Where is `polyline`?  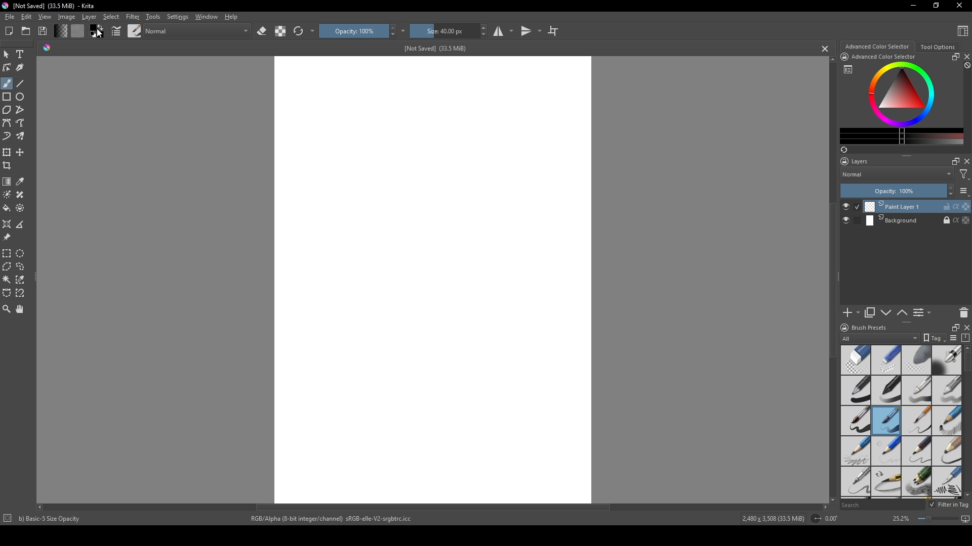 polyline is located at coordinates (21, 110).